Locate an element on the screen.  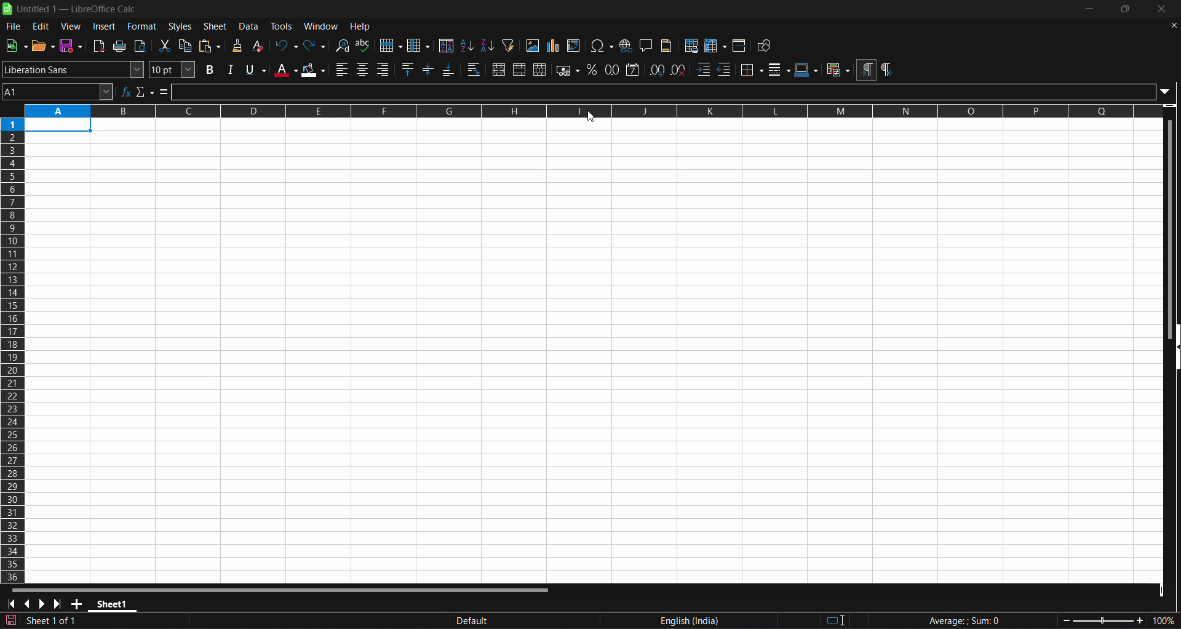
sheet 1 of 1 is located at coordinates (57, 621).